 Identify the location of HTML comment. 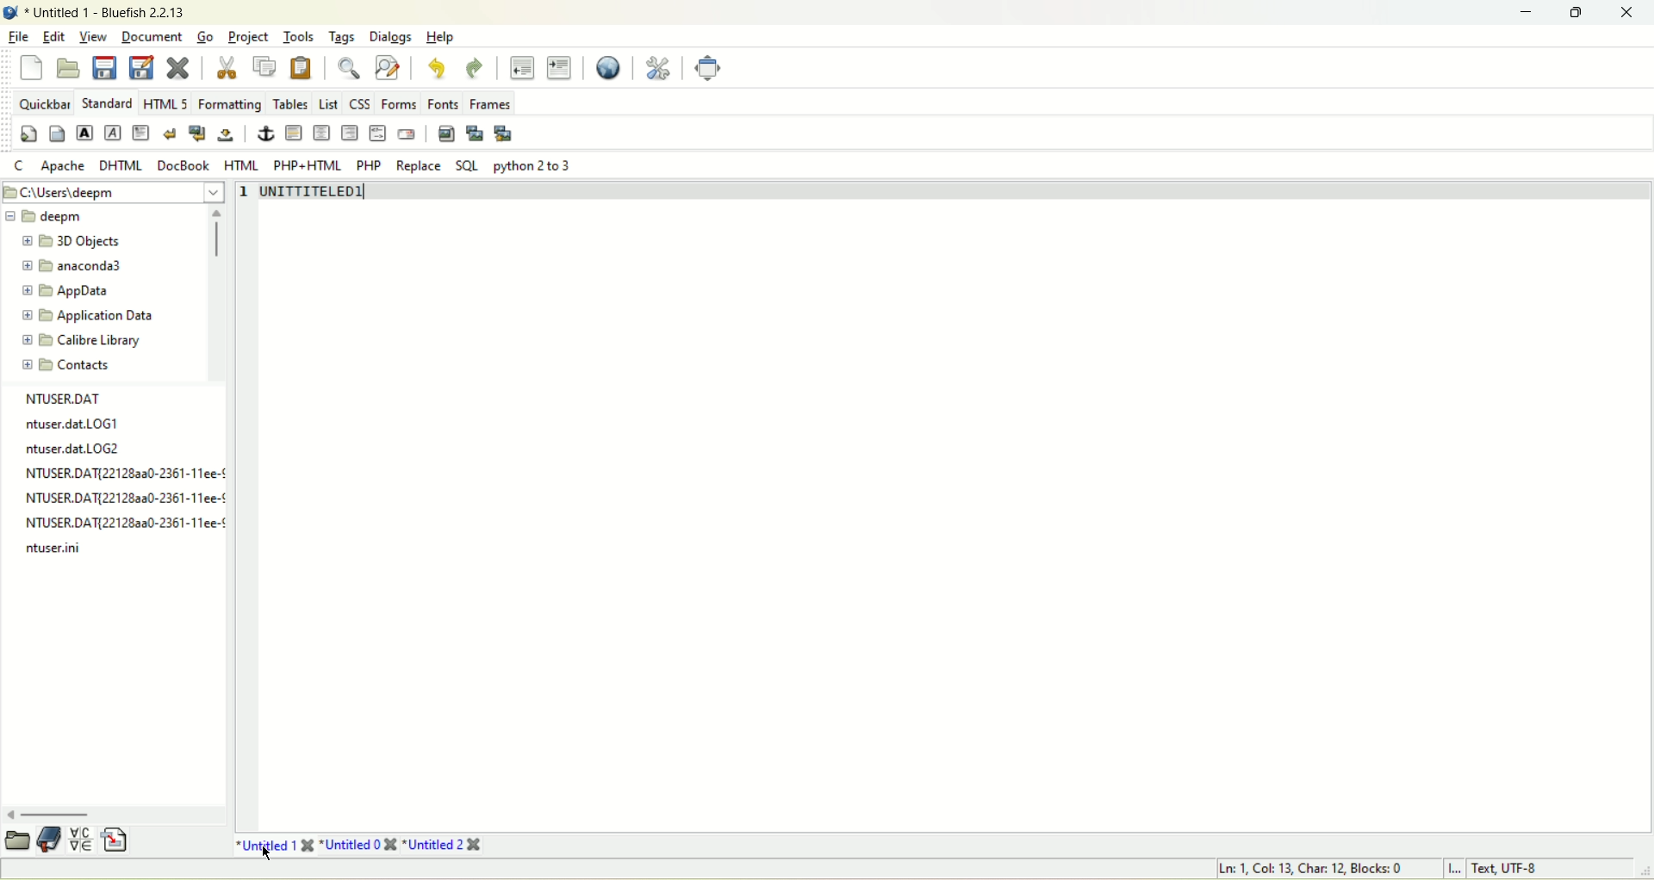
(376, 133).